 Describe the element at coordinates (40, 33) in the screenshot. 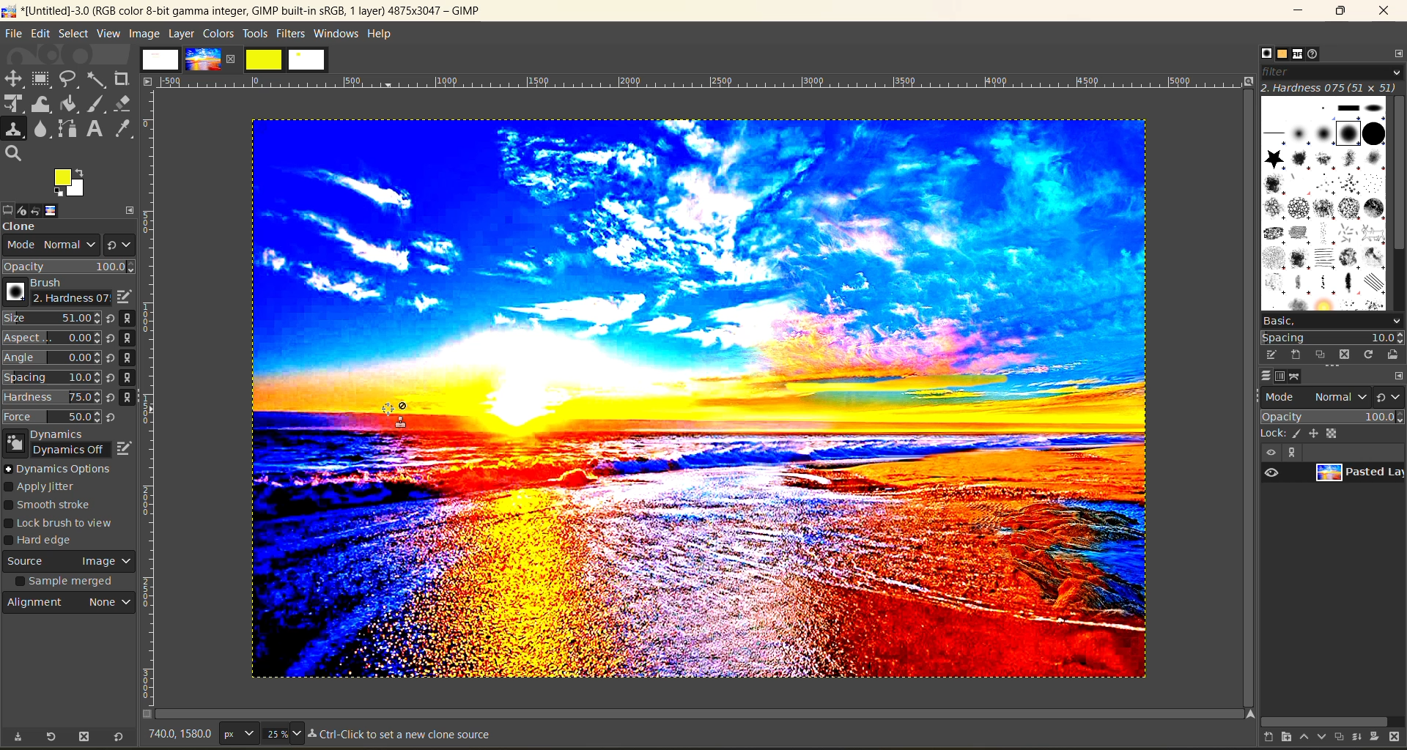

I see `edit` at that location.